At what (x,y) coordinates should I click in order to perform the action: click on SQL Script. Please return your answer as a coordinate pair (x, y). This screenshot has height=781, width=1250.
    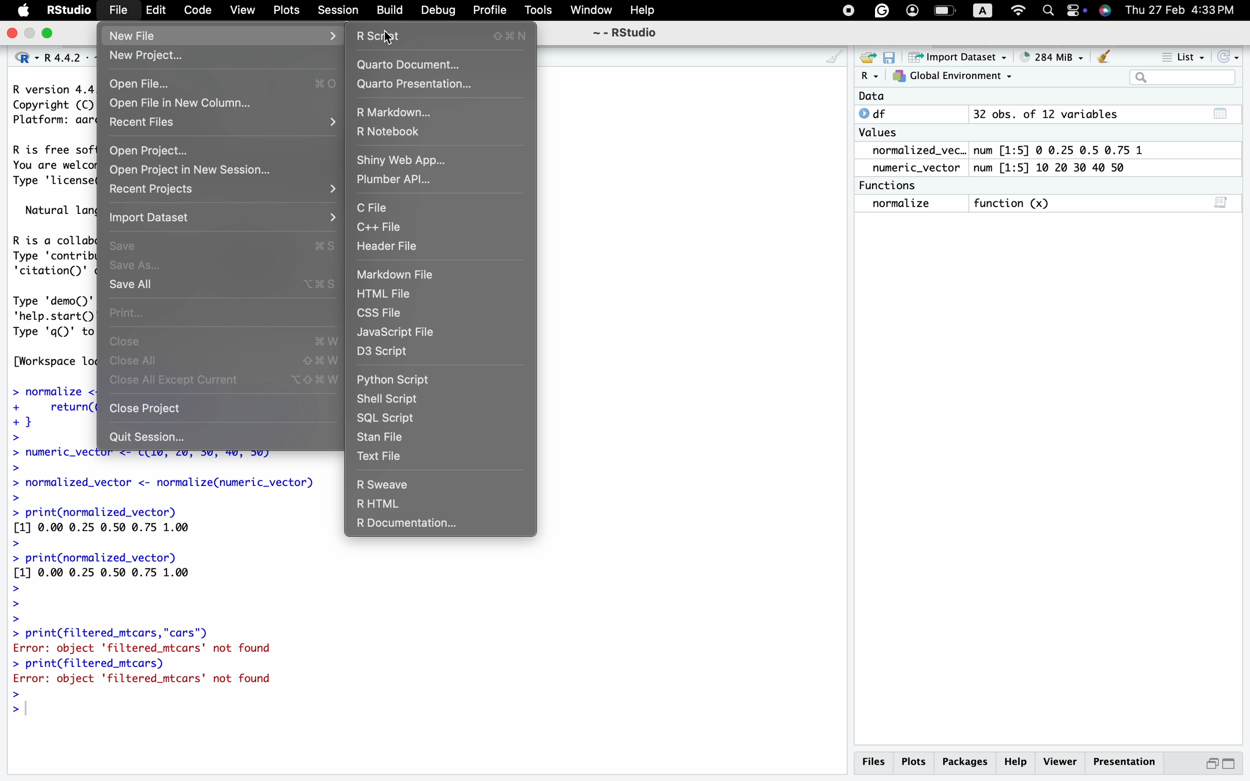
    Looking at the image, I should click on (387, 418).